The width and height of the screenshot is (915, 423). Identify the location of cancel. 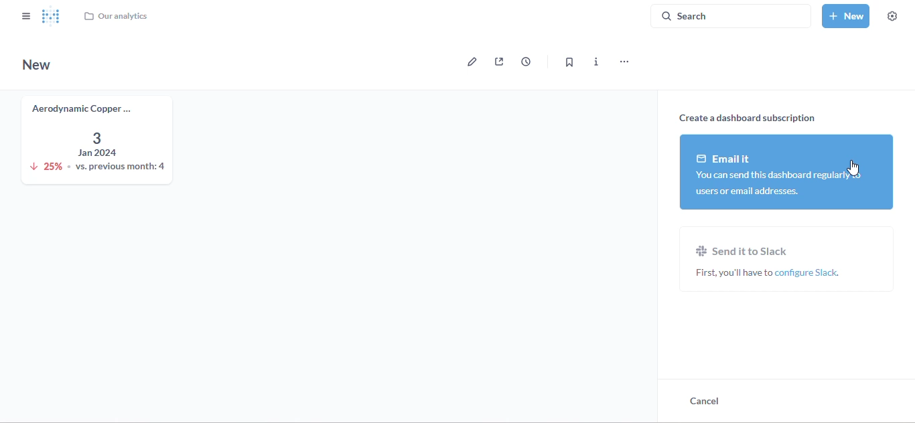
(706, 401).